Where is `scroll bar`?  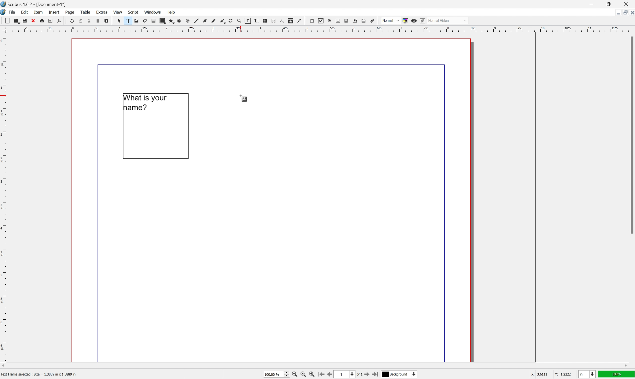
scroll bar is located at coordinates (631, 135).